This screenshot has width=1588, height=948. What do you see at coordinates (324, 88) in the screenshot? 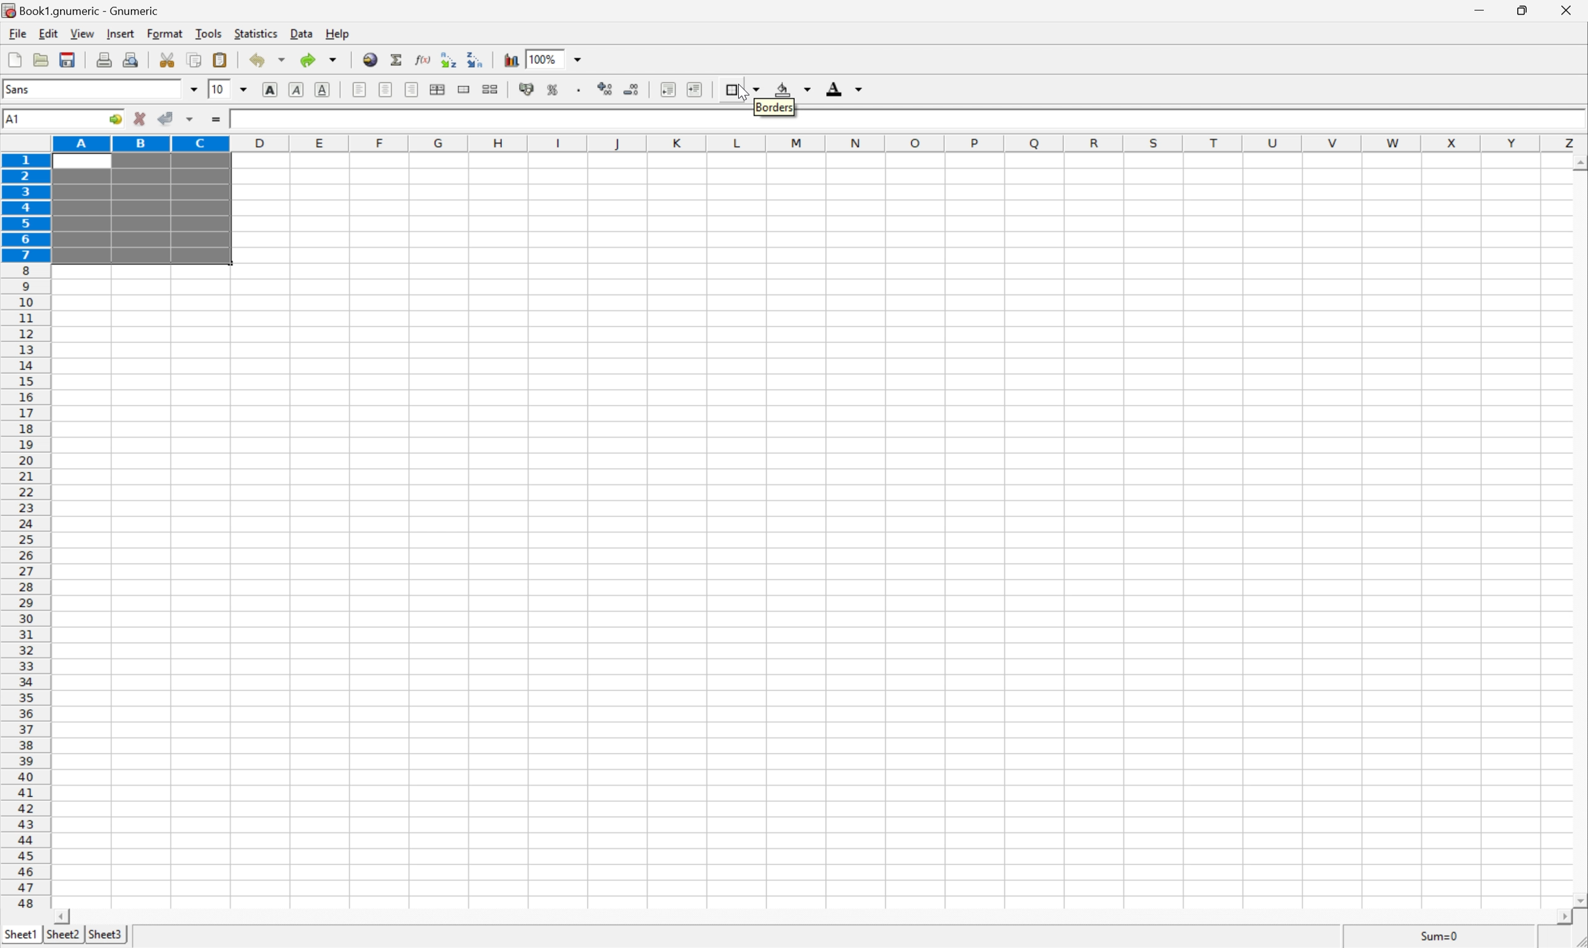
I see `underline` at bounding box center [324, 88].